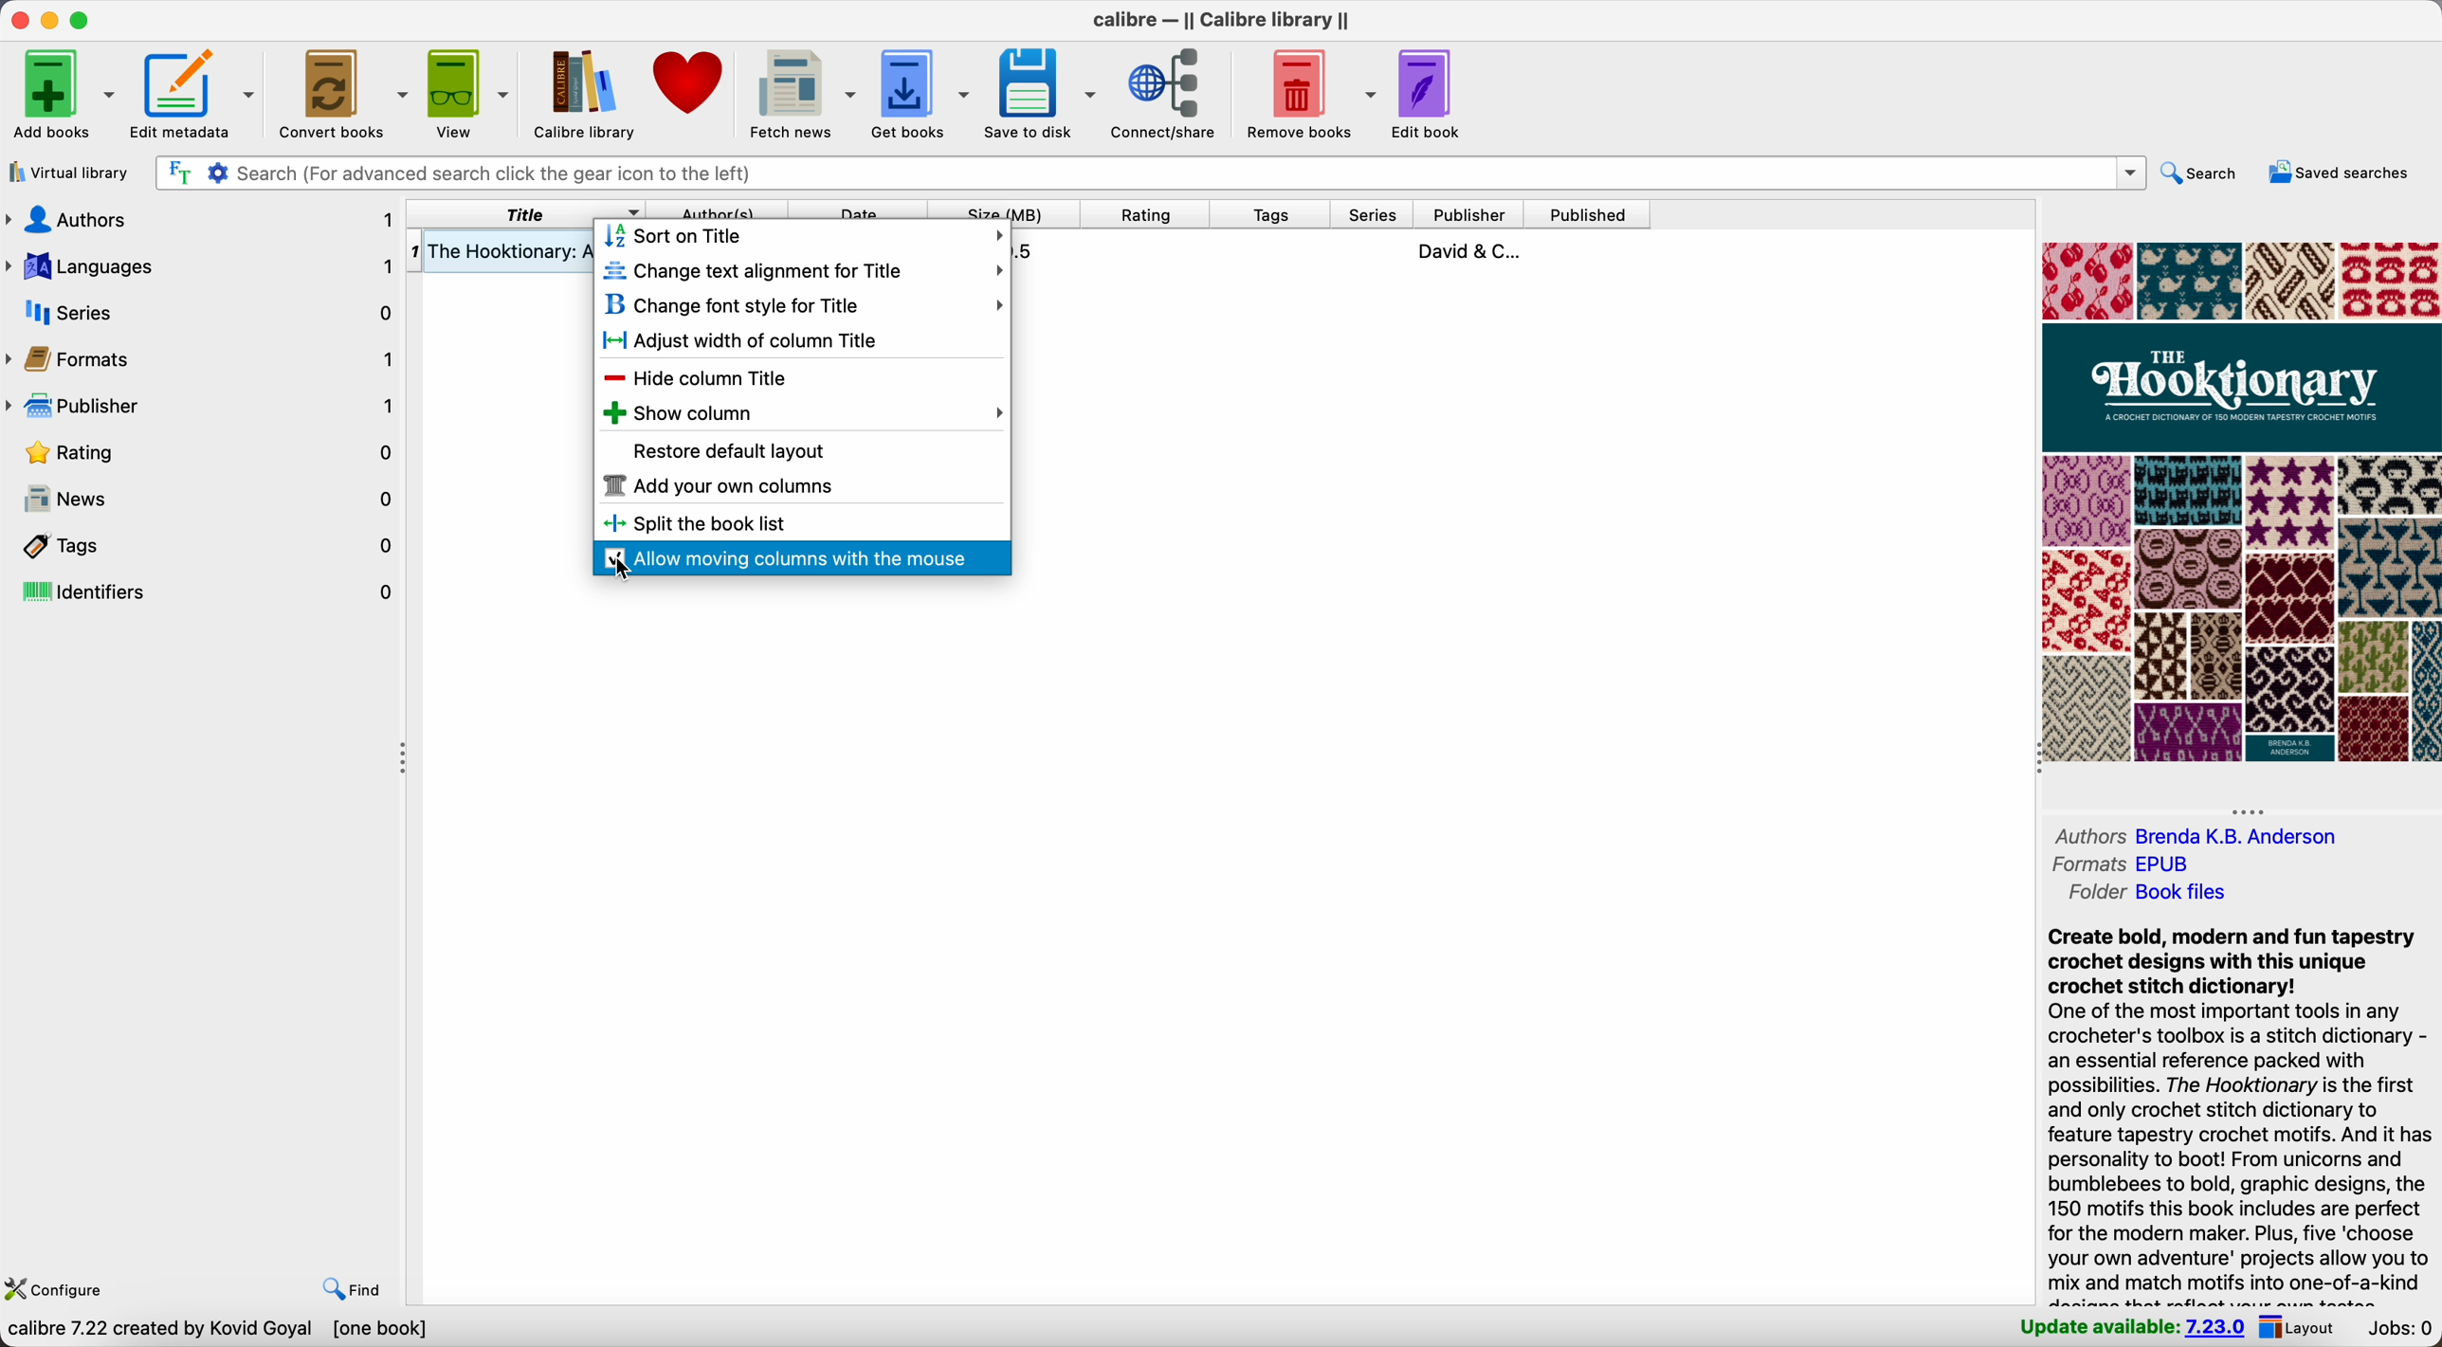 This screenshot has width=2442, height=1347. I want to click on edit metadata, so click(192, 95).